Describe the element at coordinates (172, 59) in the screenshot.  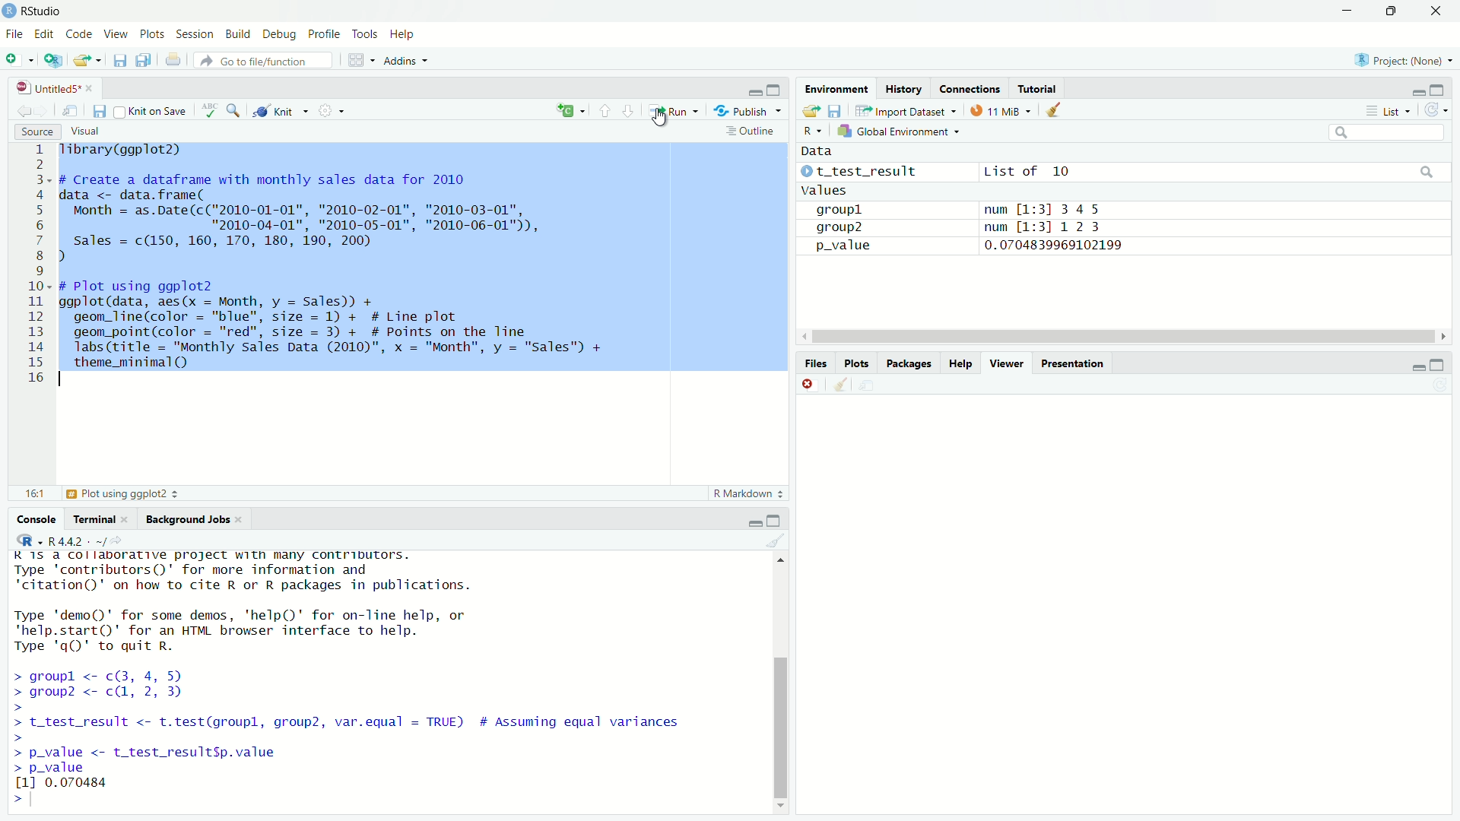
I see `print current file` at that location.